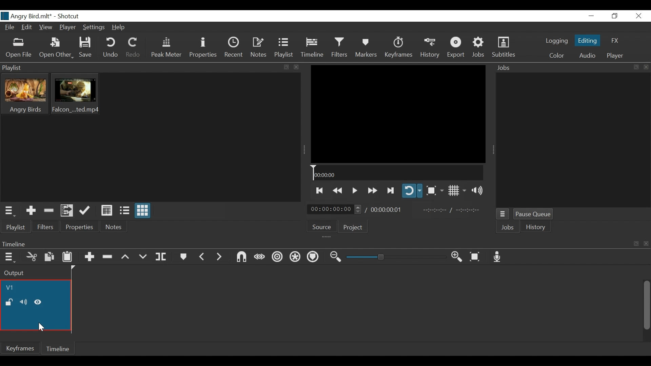  I want to click on Add files to the playlist, so click(66, 210).